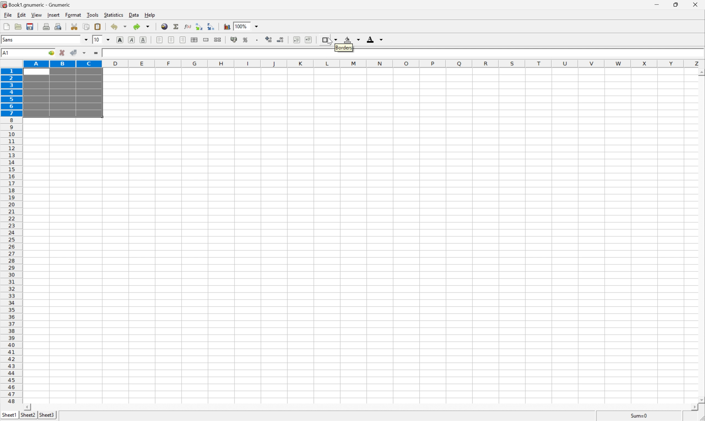 This screenshot has width=705, height=421. I want to click on column numbers, so click(364, 63).